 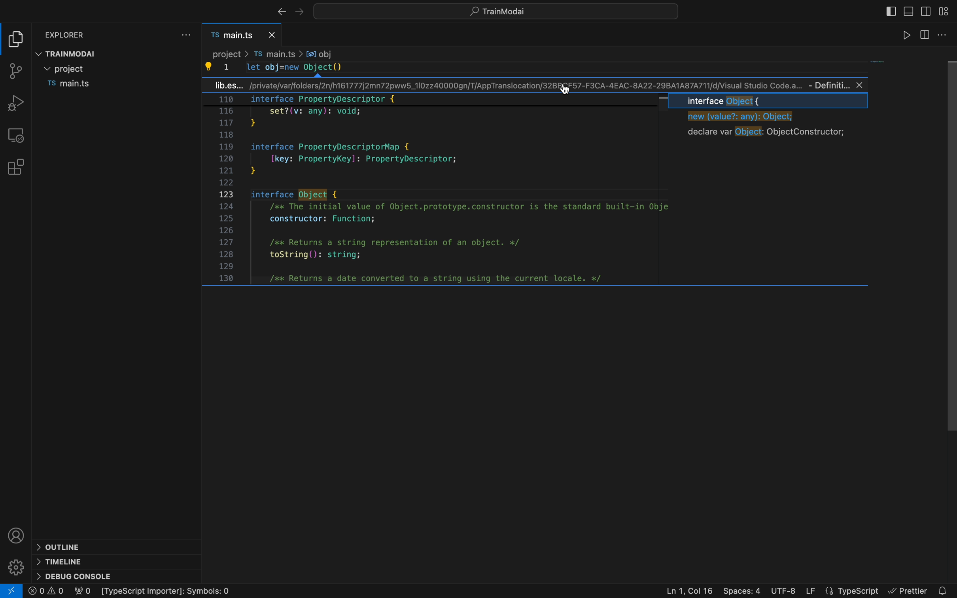 What do you see at coordinates (299, 12) in the screenshot?
I see `left arrow` at bounding box center [299, 12].